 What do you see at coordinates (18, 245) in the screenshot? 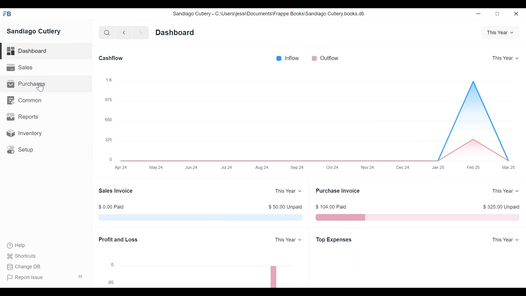
I see ` Help` at bounding box center [18, 245].